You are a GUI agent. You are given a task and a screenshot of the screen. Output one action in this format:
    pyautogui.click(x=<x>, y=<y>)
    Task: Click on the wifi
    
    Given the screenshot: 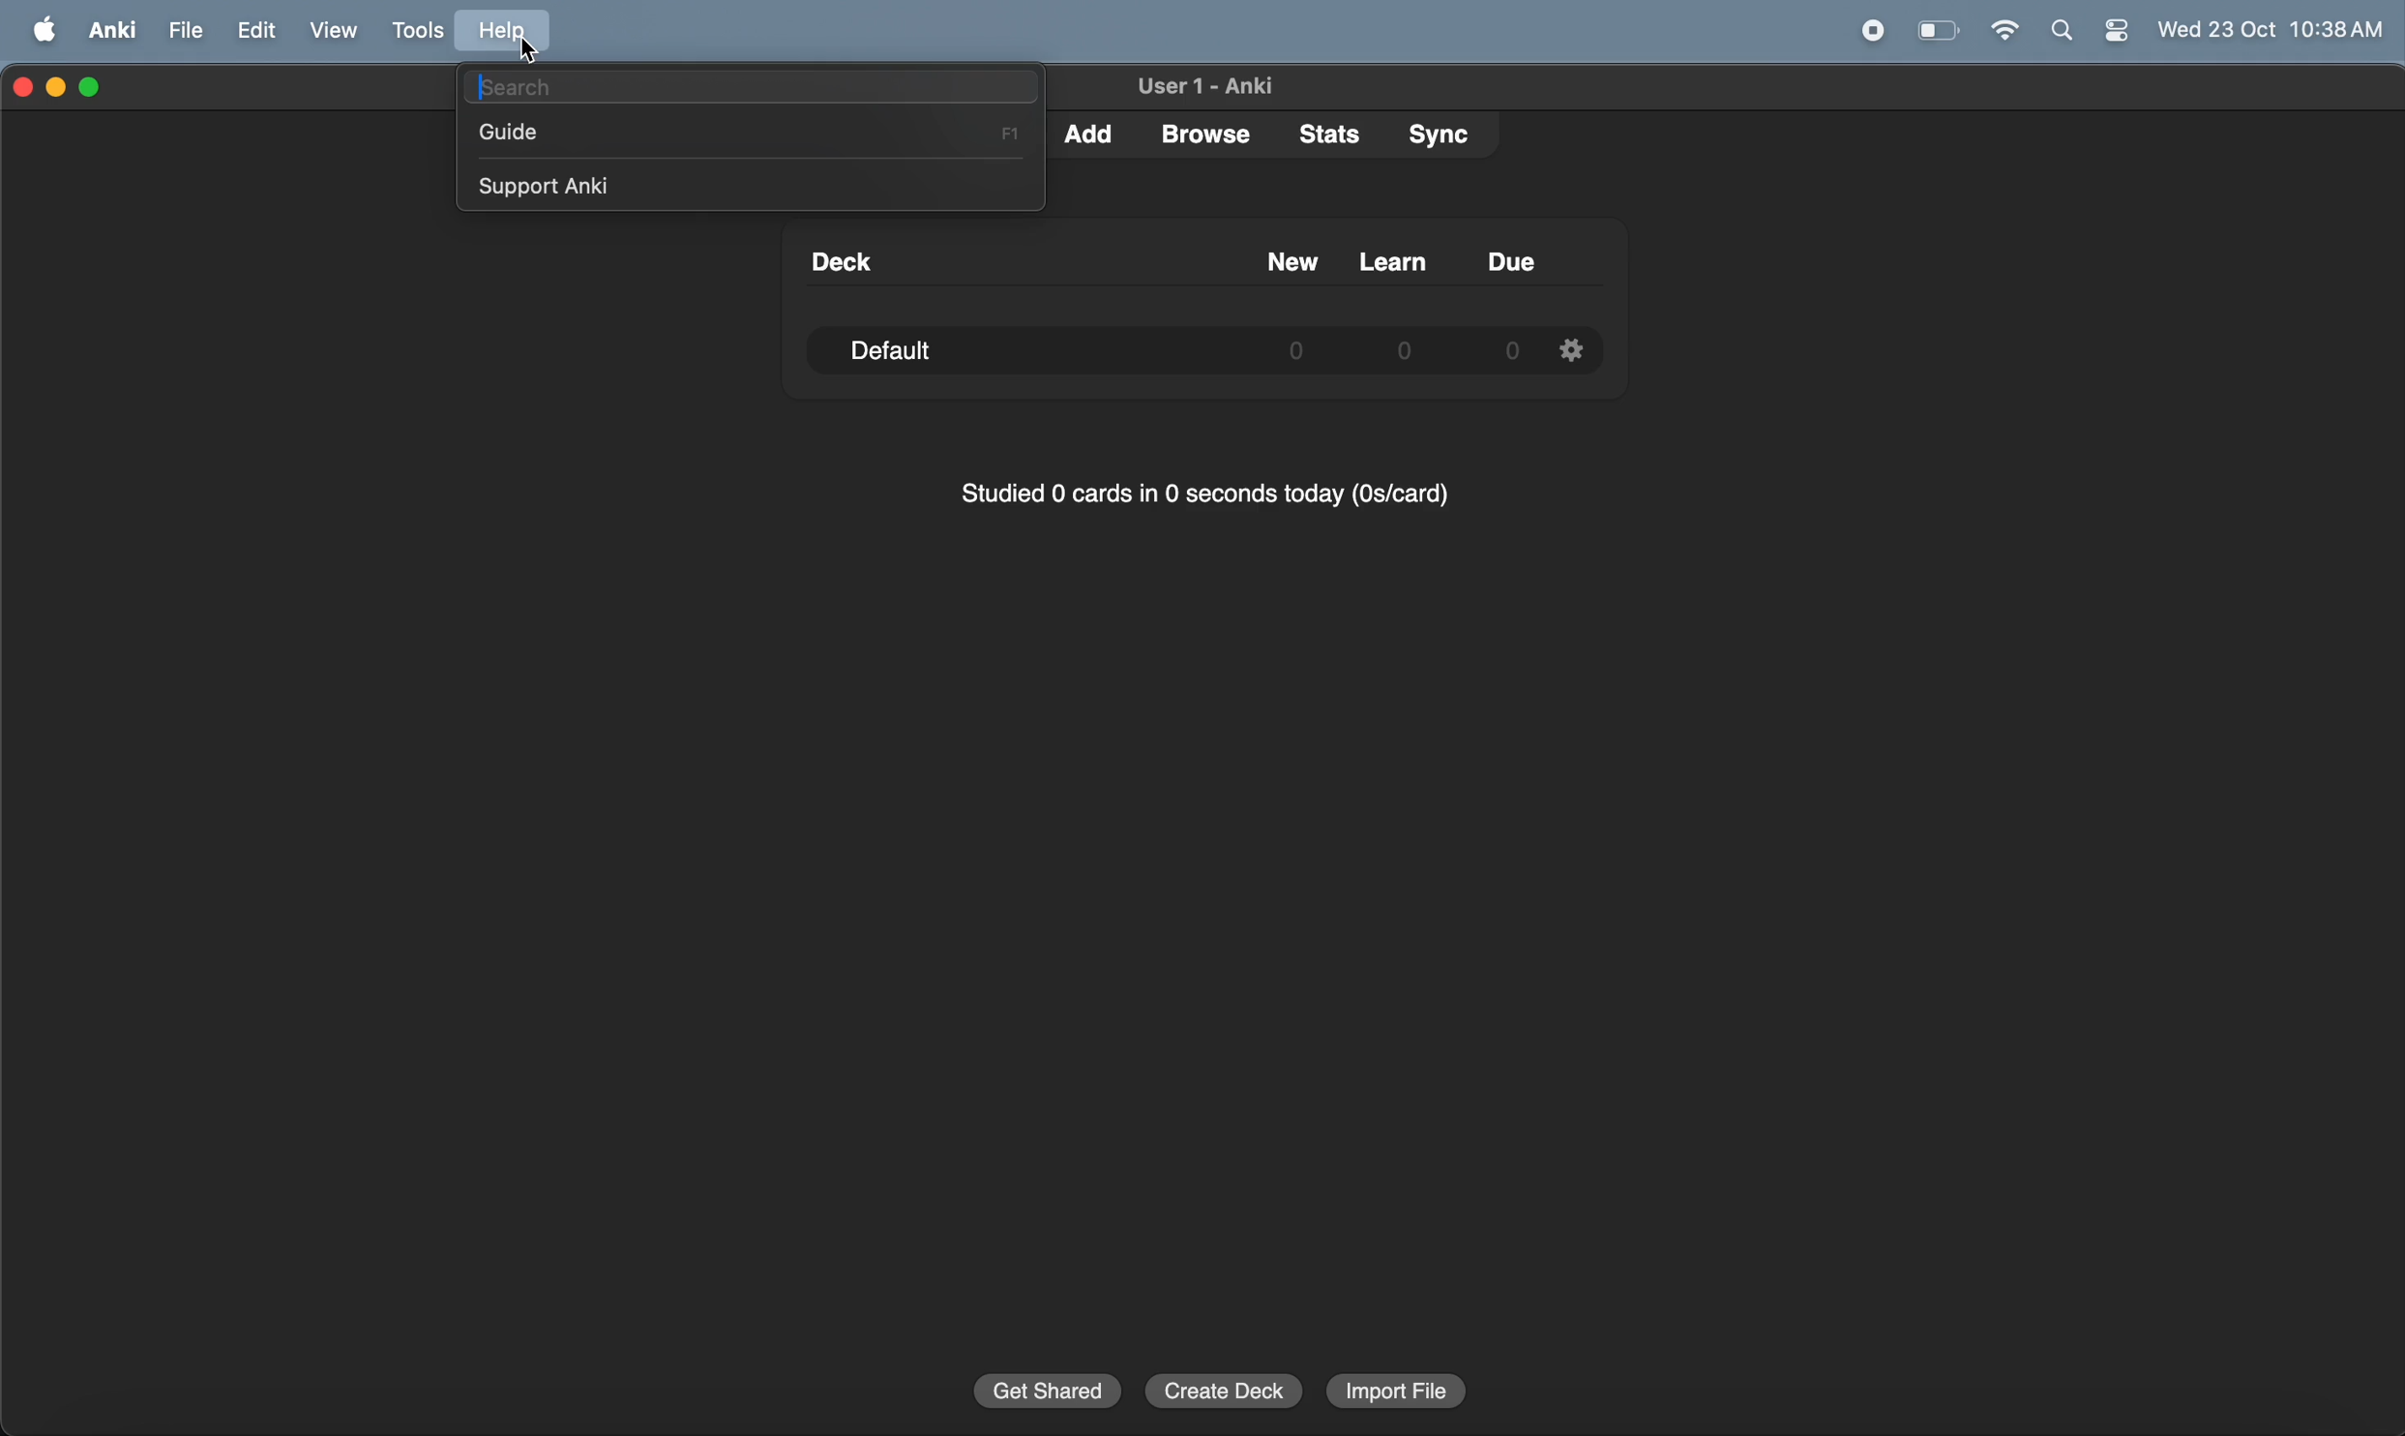 What is the action you would take?
    pyautogui.click(x=1998, y=32)
    